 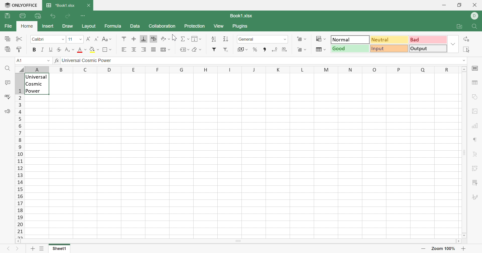 What do you see at coordinates (461, 27) in the screenshot?
I see `Open file location` at bounding box center [461, 27].